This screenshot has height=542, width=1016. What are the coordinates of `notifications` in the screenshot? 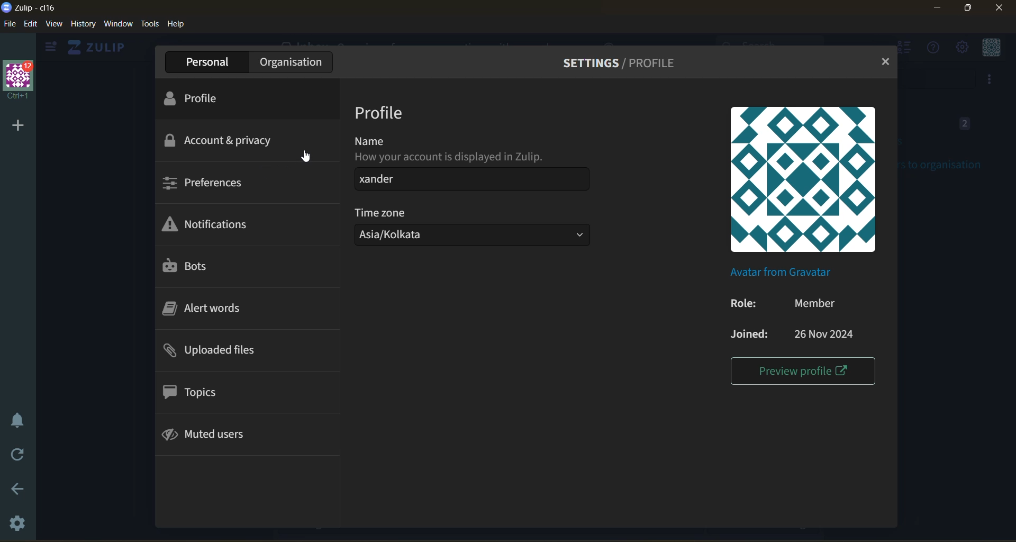 It's located at (211, 227).